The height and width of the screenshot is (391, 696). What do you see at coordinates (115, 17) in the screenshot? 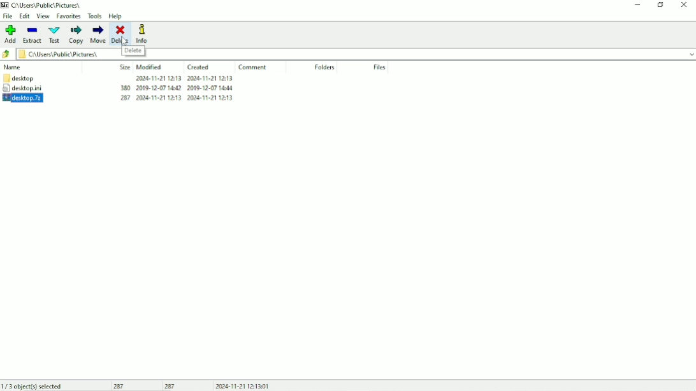
I see `Help` at bounding box center [115, 17].